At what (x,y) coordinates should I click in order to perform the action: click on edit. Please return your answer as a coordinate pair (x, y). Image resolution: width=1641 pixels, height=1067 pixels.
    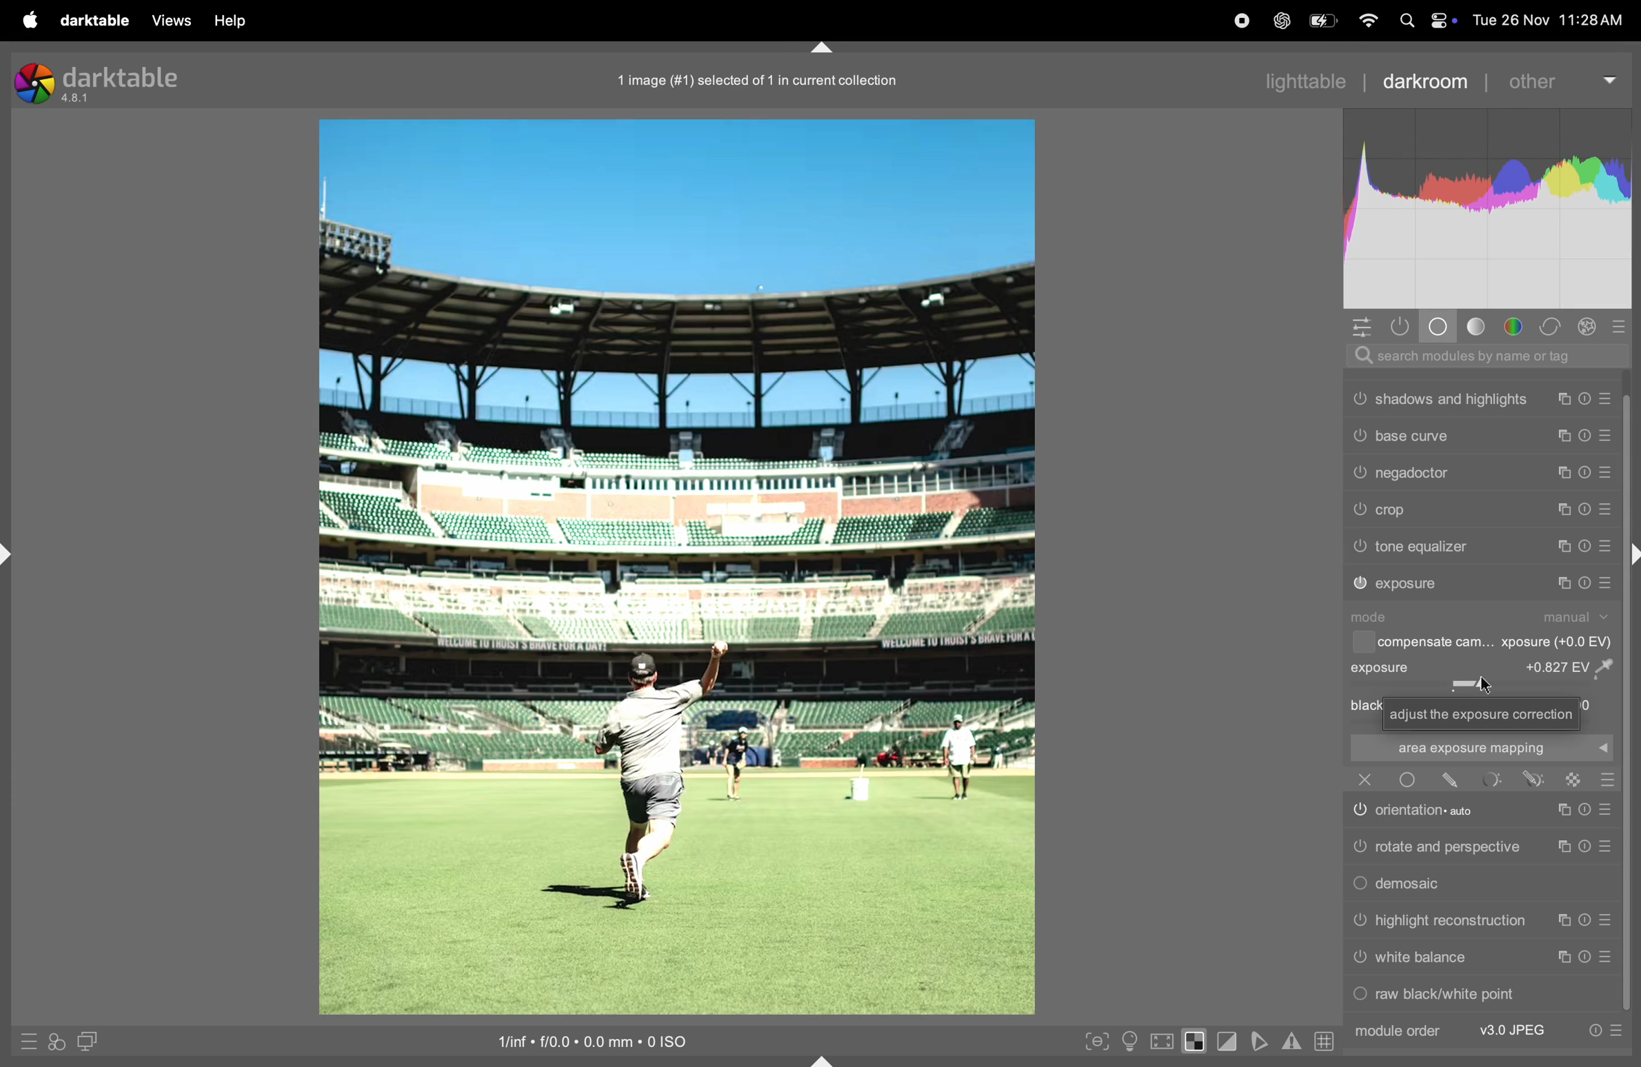
    Looking at the image, I should click on (1451, 780).